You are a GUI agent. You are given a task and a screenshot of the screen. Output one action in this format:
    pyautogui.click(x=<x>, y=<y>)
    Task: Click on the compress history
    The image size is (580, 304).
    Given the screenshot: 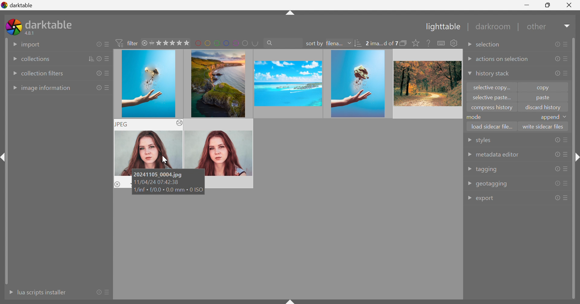 What is the action you would take?
    pyautogui.click(x=492, y=108)
    